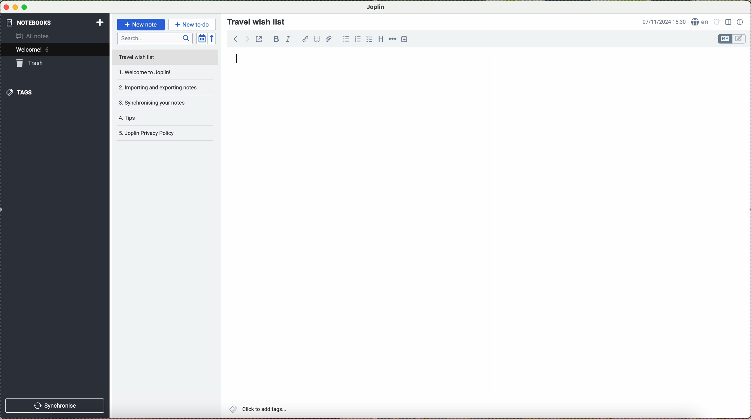 The height and width of the screenshot is (419, 751). I want to click on horizontal rule, so click(392, 39).